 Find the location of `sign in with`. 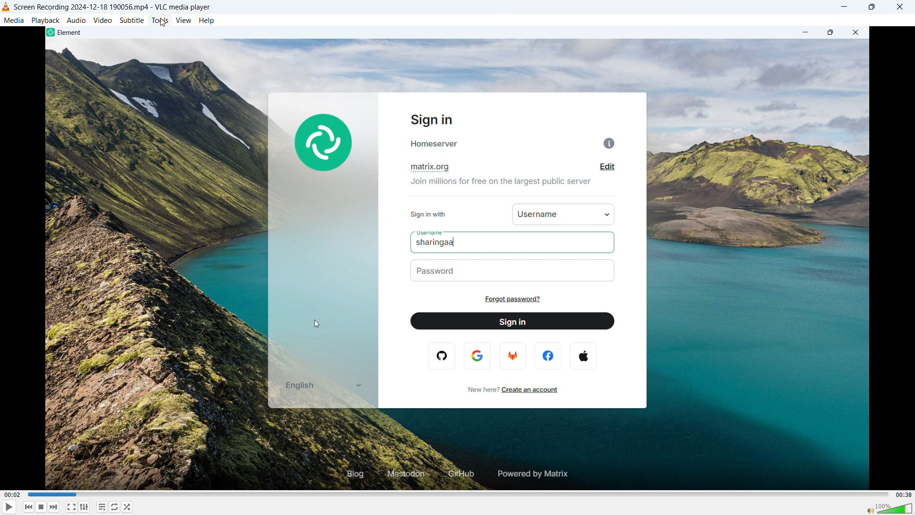

sign in with is located at coordinates (427, 212).